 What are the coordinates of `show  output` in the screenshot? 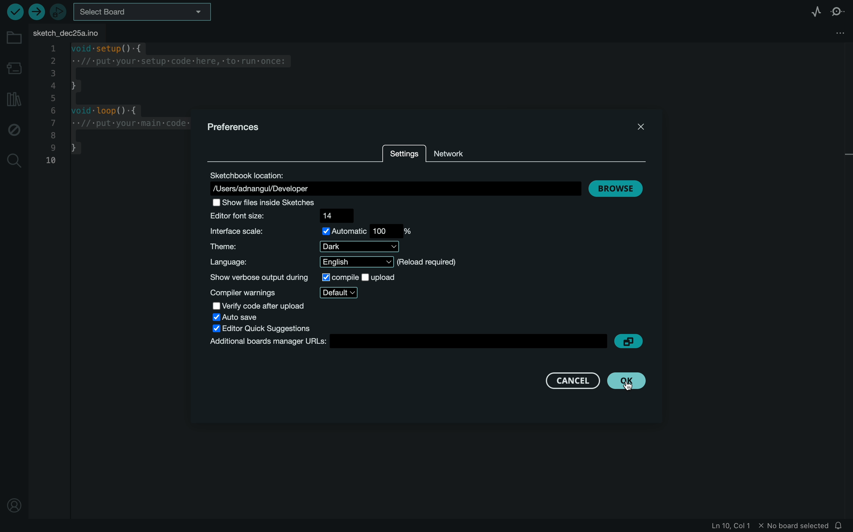 It's located at (258, 277).